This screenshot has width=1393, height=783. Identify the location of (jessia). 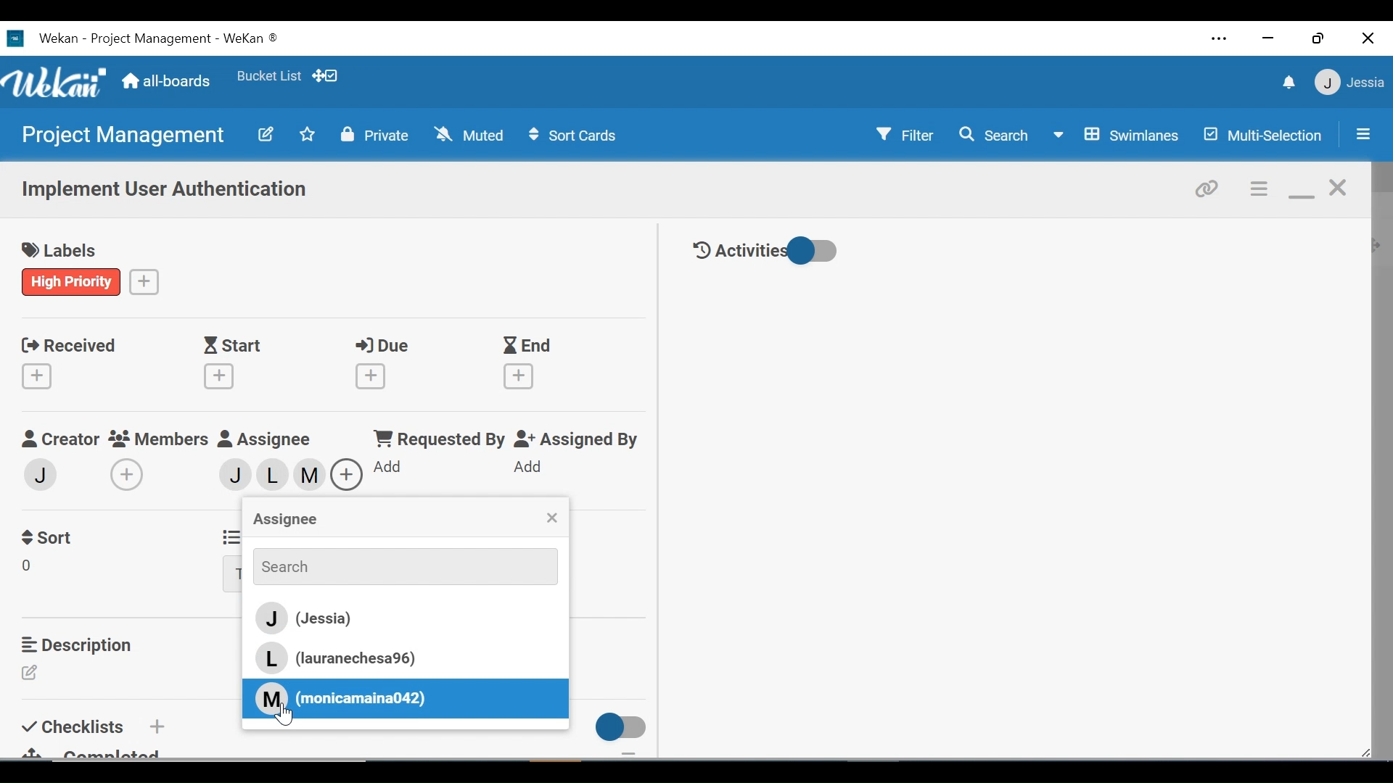
(402, 619).